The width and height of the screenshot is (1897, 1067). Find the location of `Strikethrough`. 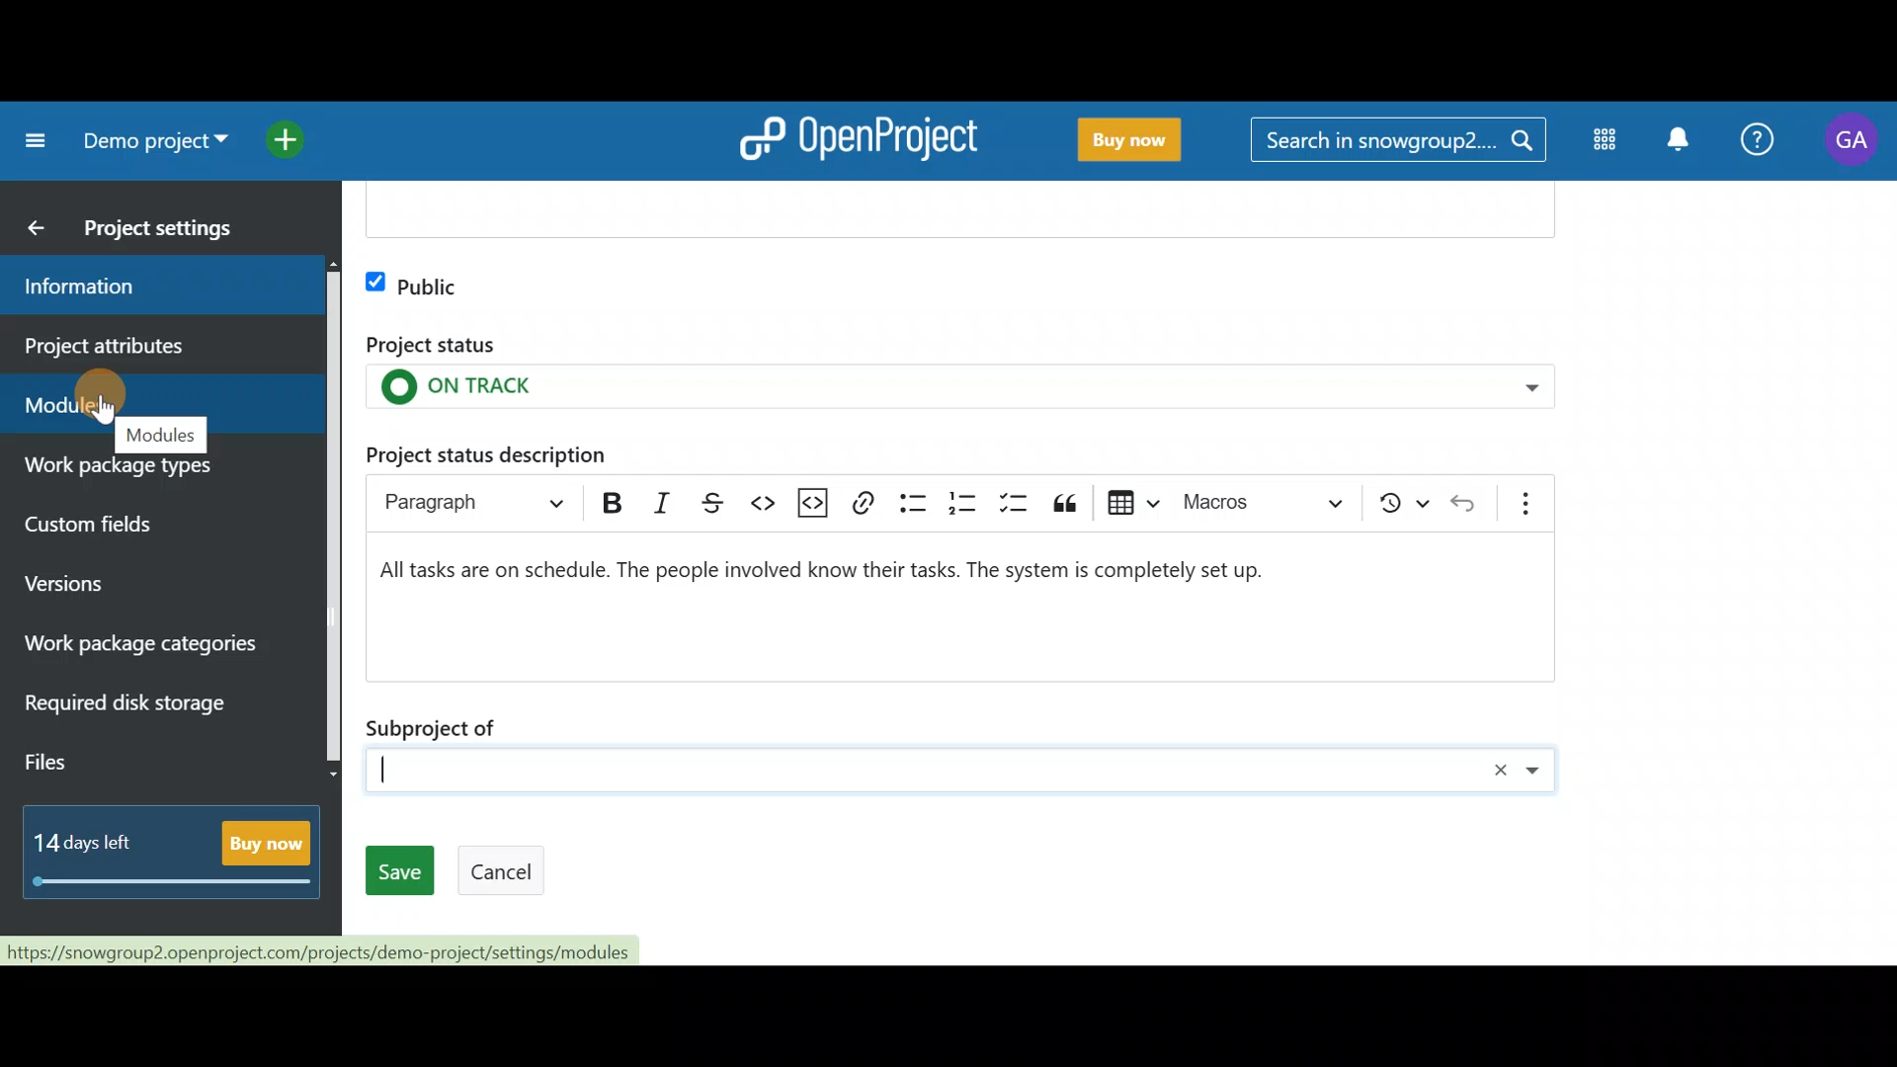

Strikethrough is located at coordinates (716, 499).